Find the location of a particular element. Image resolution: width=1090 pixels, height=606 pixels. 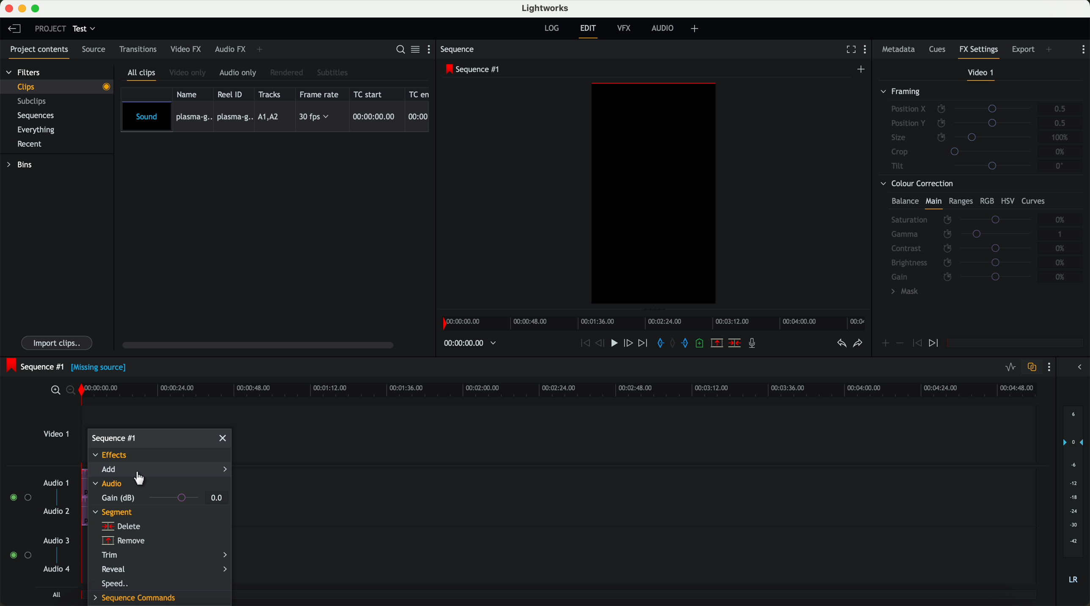

speed is located at coordinates (117, 584).